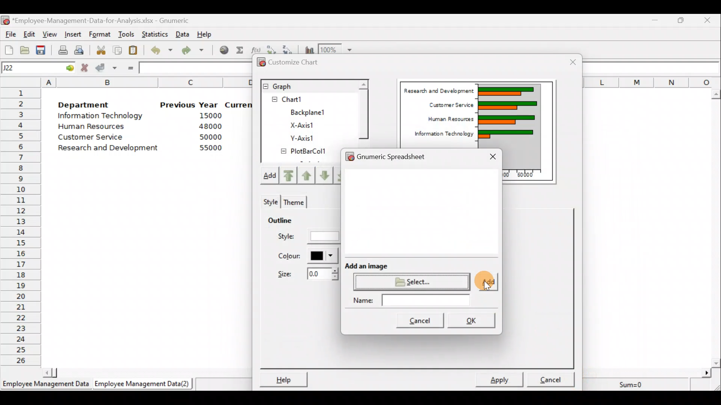  What do you see at coordinates (256, 49) in the screenshot?
I see `Edit a function in the current cell` at bounding box center [256, 49].